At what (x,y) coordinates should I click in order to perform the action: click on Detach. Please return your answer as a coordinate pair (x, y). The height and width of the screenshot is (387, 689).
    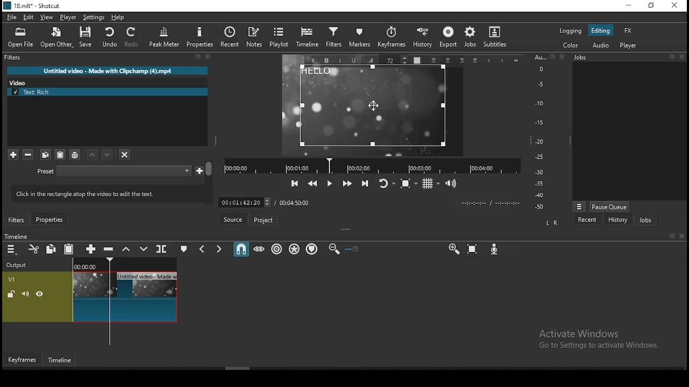
    Looking at the image, I should click on (198, 57).